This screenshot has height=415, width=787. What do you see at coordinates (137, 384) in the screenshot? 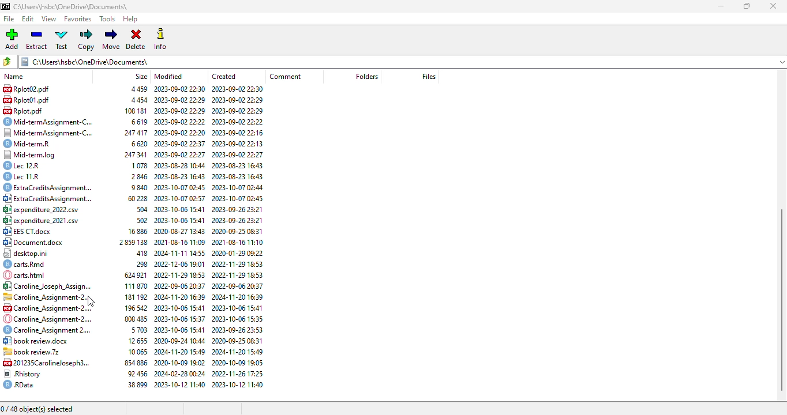
I see `38899` at bounding box center [137, 384].